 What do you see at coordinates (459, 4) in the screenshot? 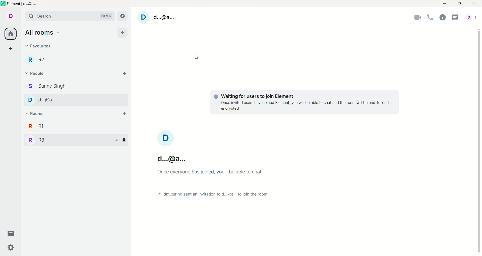
I see `maximize` at bounding box center [459, 4].